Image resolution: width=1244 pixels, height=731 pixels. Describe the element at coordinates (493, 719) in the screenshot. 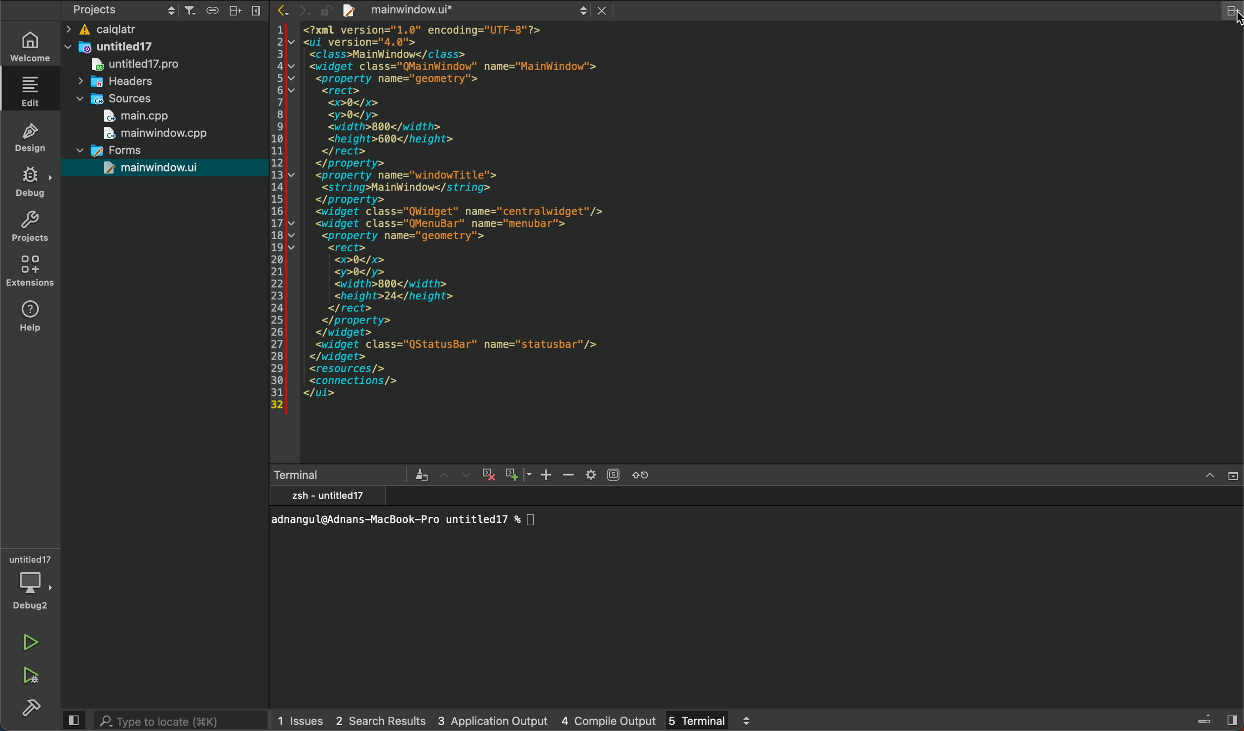

I see `application output` at that location.